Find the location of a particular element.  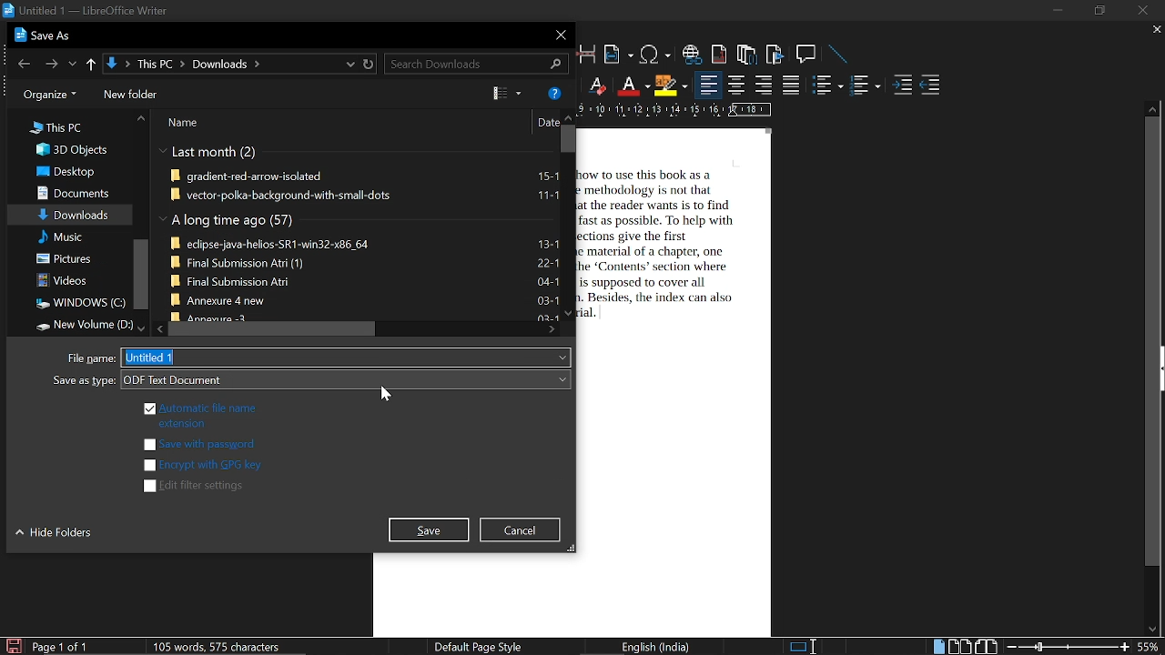

Cursor is located at coordinates (387, 395).